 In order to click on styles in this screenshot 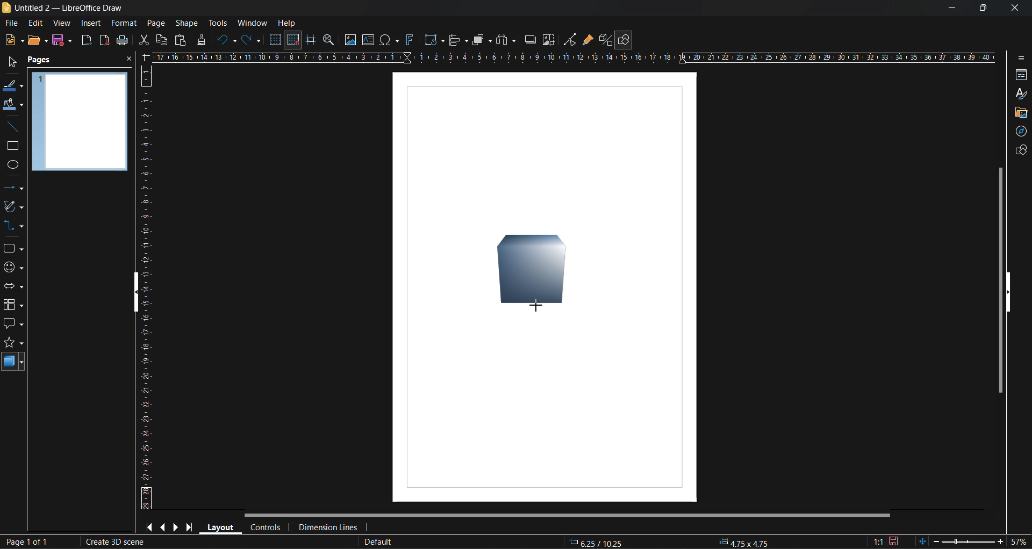, I will do `click(1020, 93)`.